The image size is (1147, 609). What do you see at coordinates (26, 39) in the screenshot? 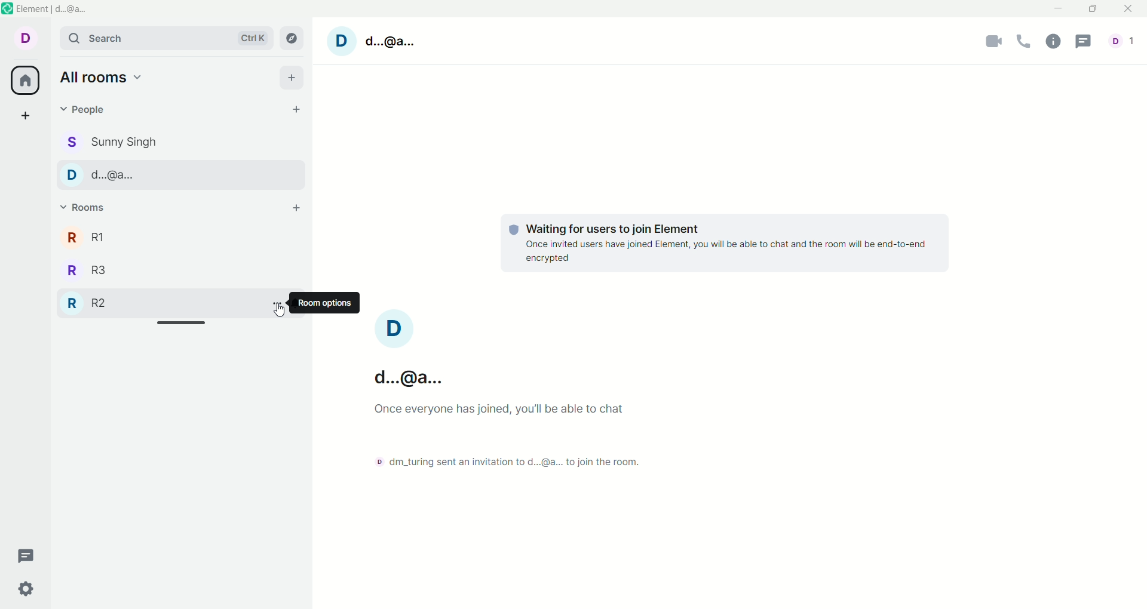
I see `account` at bounding box center [26, 39].